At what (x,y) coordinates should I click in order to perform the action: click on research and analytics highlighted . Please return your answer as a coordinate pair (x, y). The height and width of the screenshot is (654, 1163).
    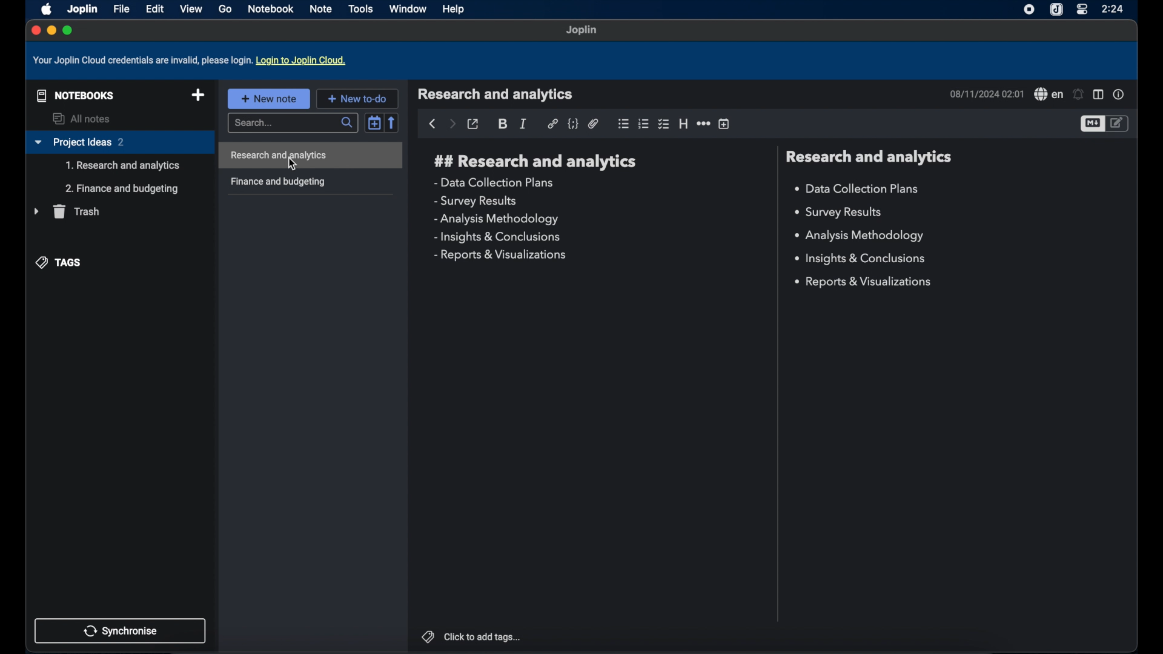
    Looking at the image, I should click on (313, 156).